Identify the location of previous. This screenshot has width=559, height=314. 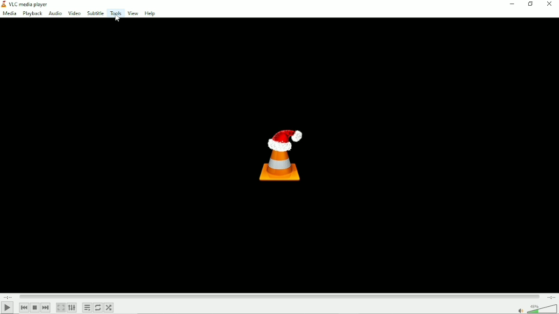
(24, 307).